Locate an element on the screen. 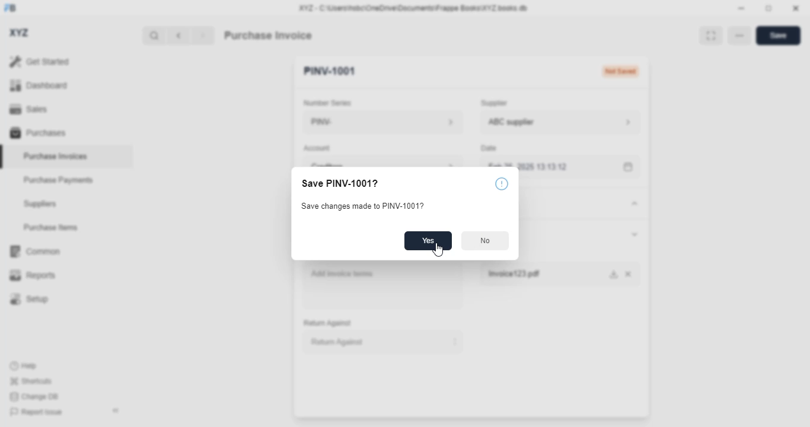 Image resolution: width=810 pixels, height=427 pixels. sales is located at coordinates (31, 109).